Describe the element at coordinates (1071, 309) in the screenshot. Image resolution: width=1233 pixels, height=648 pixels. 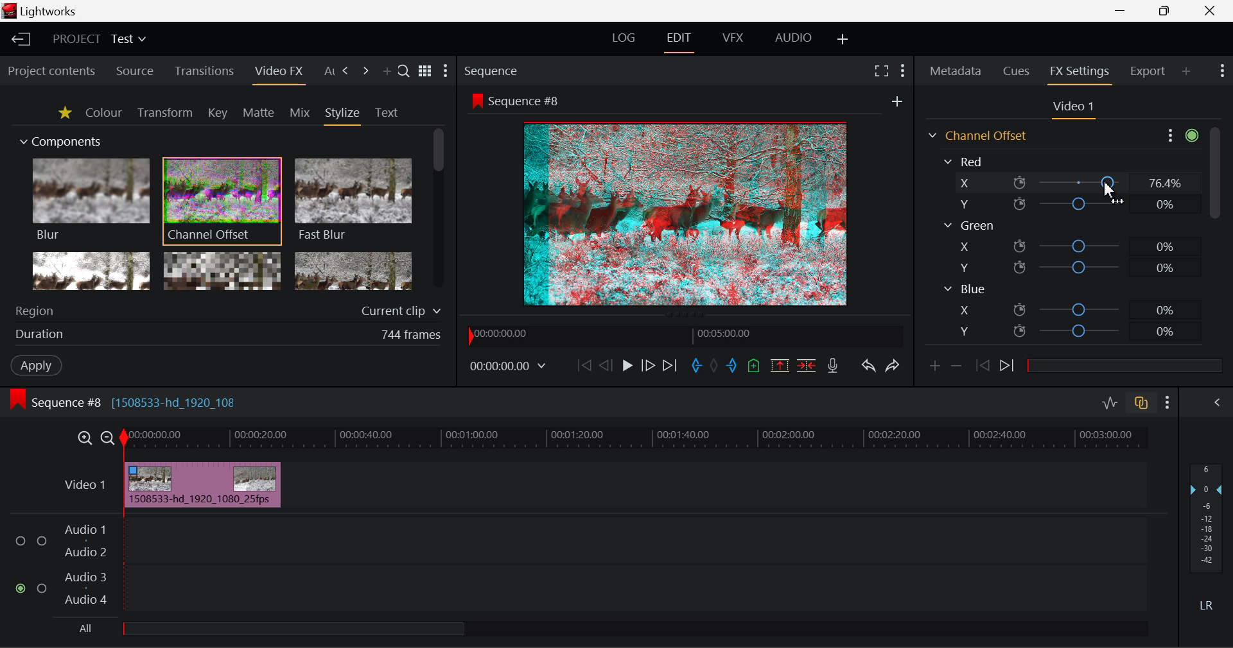
I see `Blue X` at that location.